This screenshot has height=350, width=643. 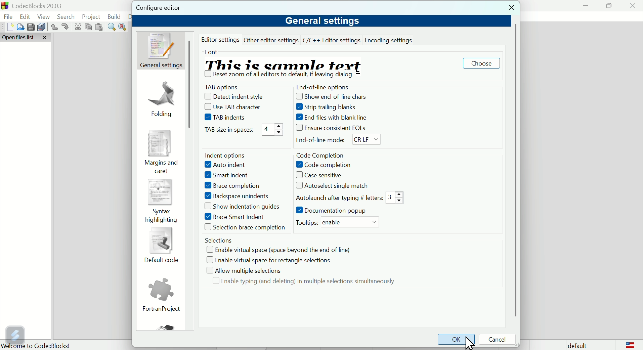 What do you see at coordinates (19, 27) in the screenshot?
I see `Open file` at bounding box center [19, 27].